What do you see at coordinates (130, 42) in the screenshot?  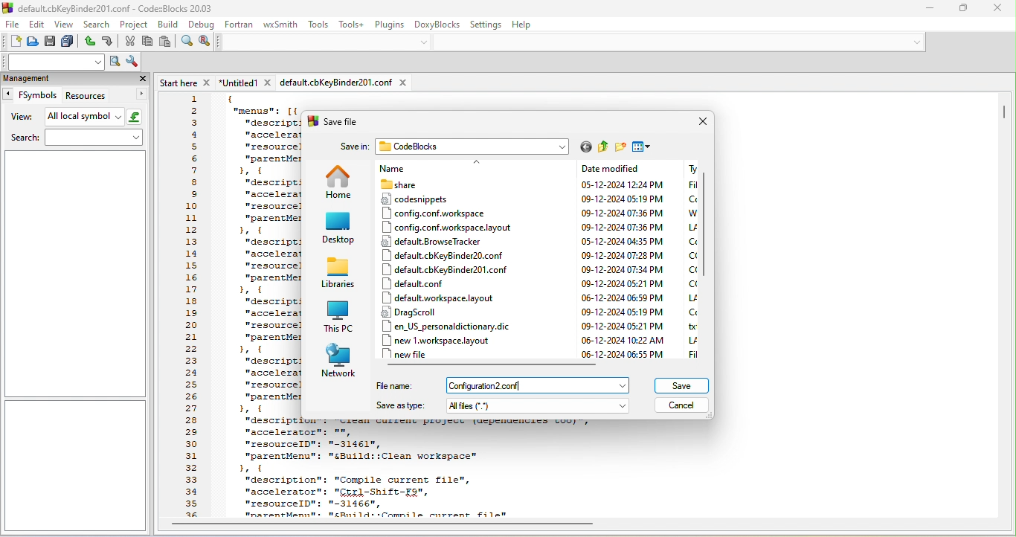 I see `cut` at bounding box center [130, 42].